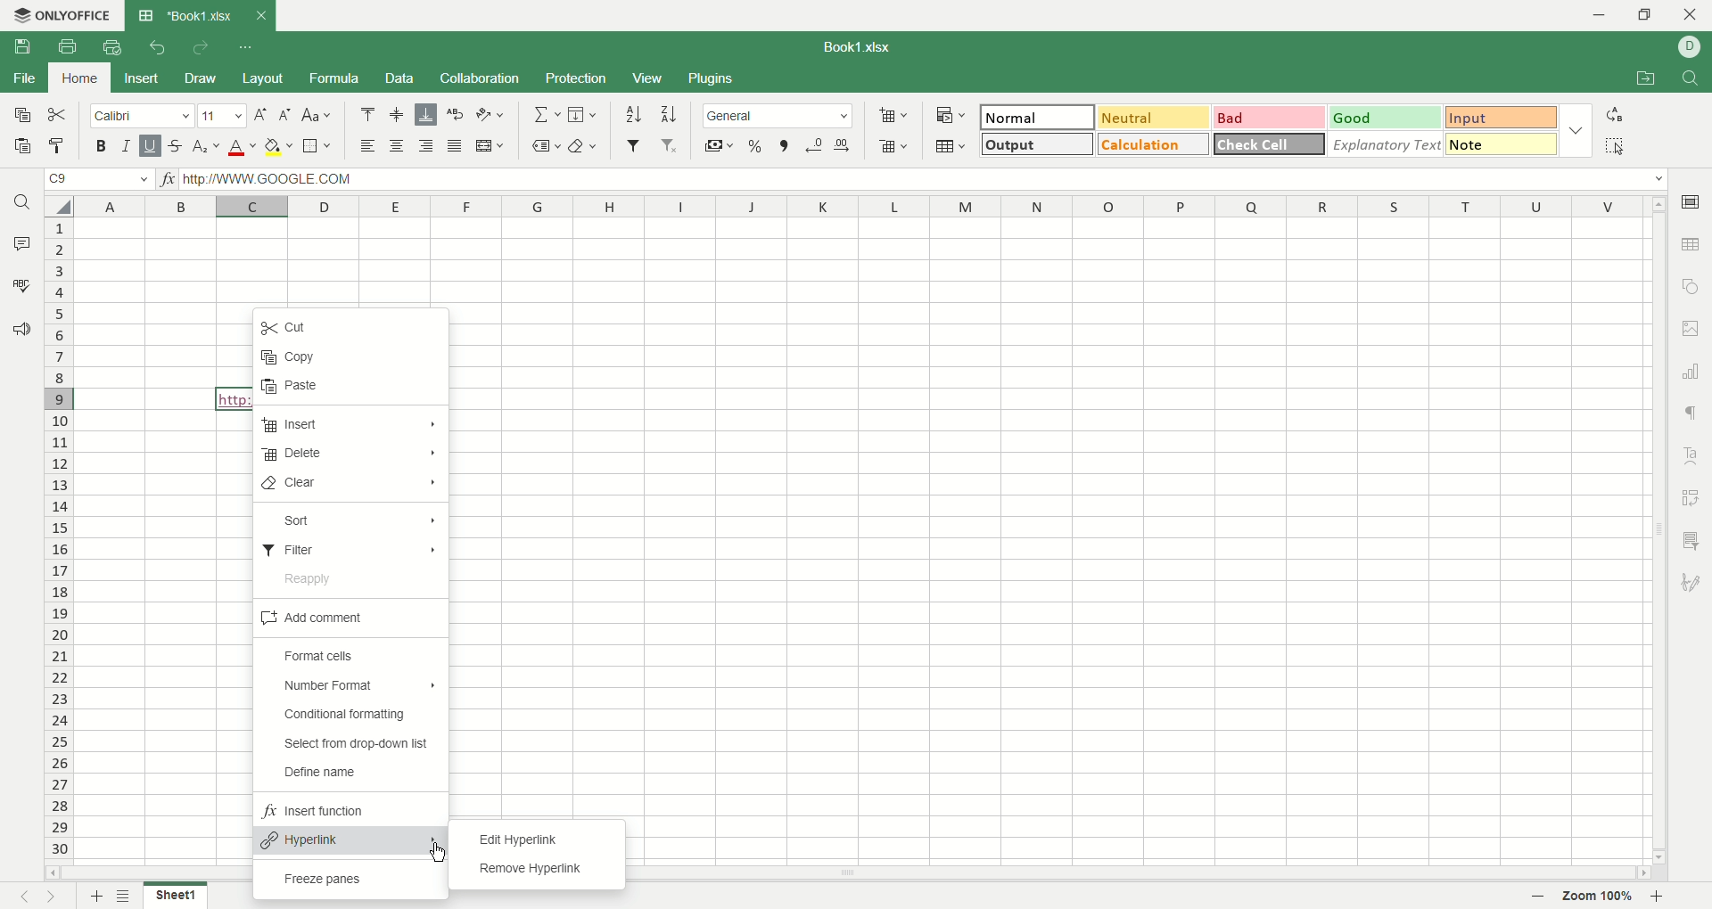 The height and width of the screenshot is (909, 1712). I want to click on clear, so click(584, 148).